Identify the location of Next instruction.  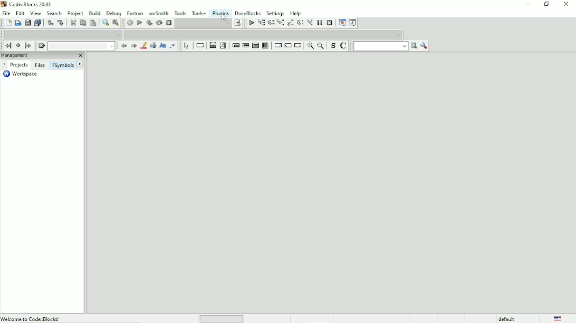
(301, 23).